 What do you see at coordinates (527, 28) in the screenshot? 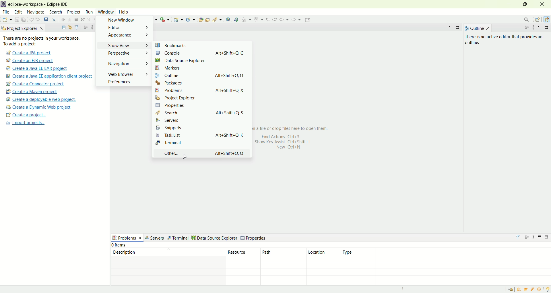
I see `focus on active task` at bounding box center [527, 28].